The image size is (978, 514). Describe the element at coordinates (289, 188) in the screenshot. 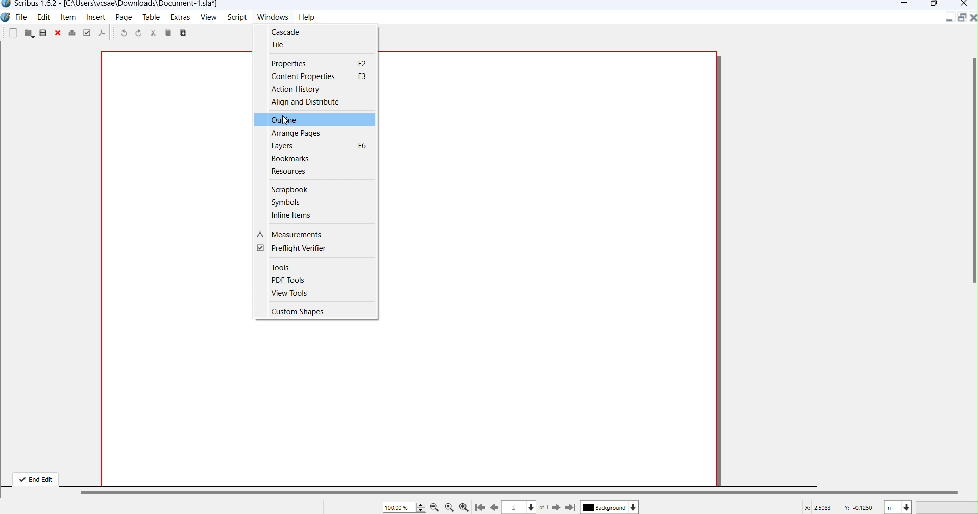

I see `Scraptook` at that location.